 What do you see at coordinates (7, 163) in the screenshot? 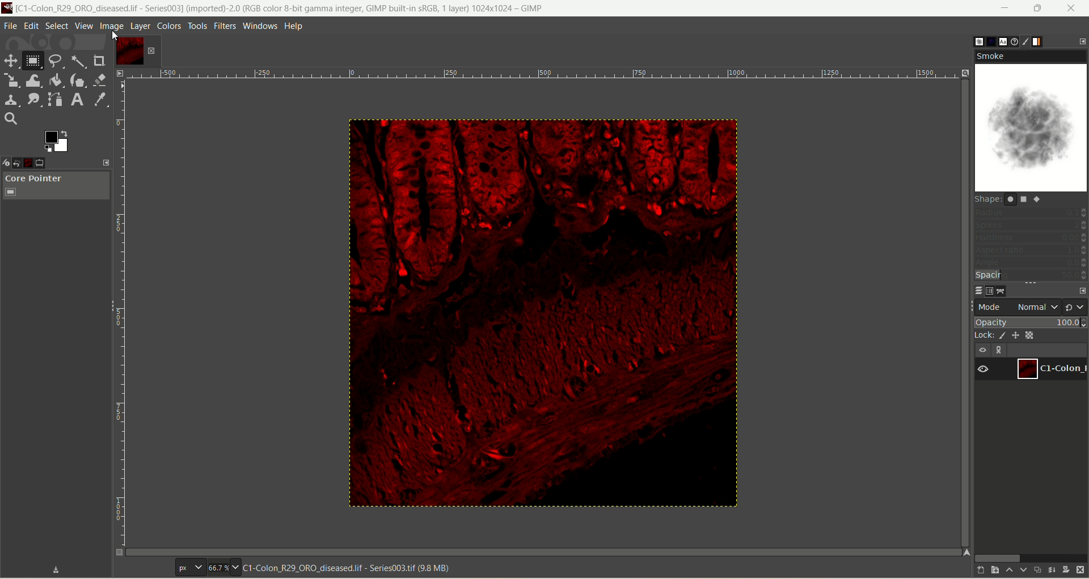
I see `device status` at bounding box center [7, 163].